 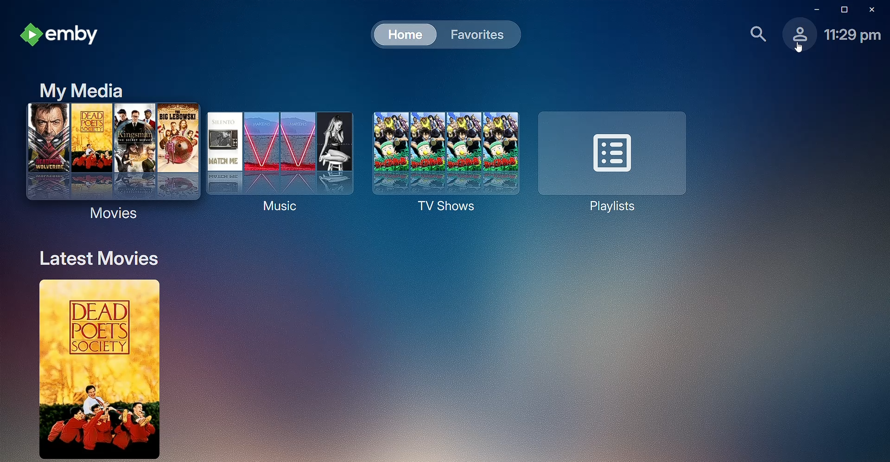 I want to click on Time, so click(x=852, y=36).